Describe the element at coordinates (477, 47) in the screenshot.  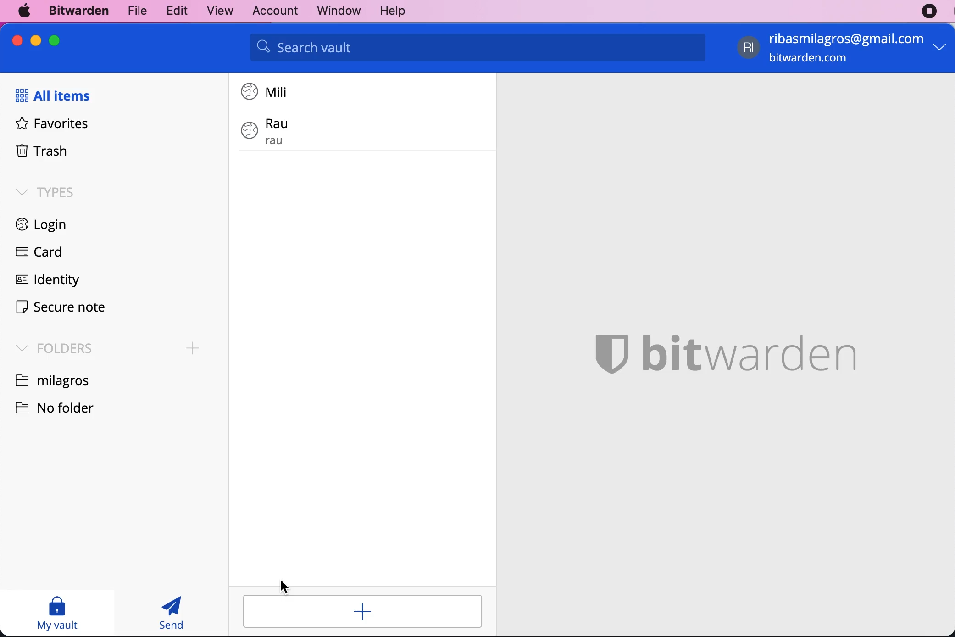
I see `search vault` at that location.